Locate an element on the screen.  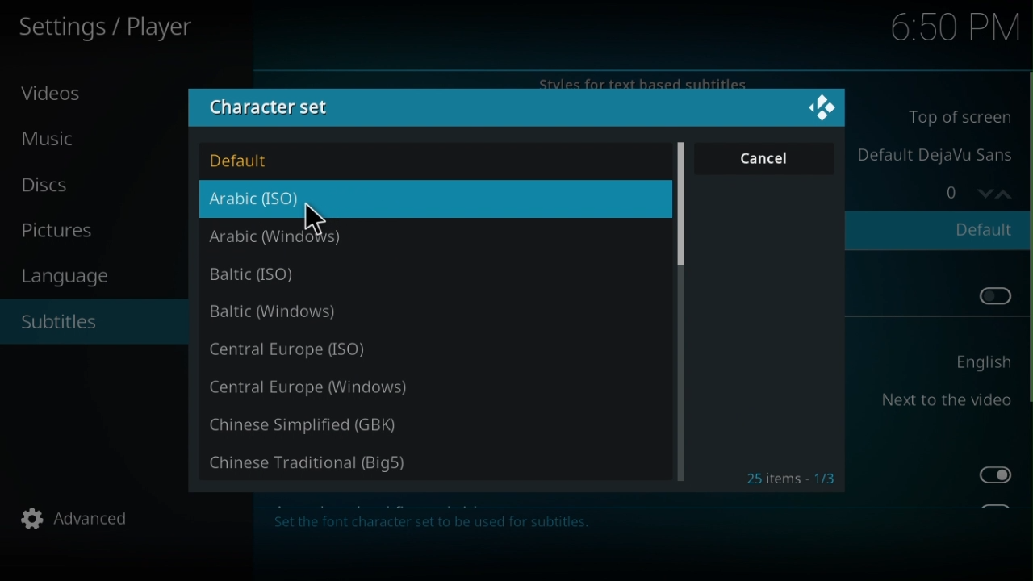
Styles for text based is located at coordinates (639, 84).